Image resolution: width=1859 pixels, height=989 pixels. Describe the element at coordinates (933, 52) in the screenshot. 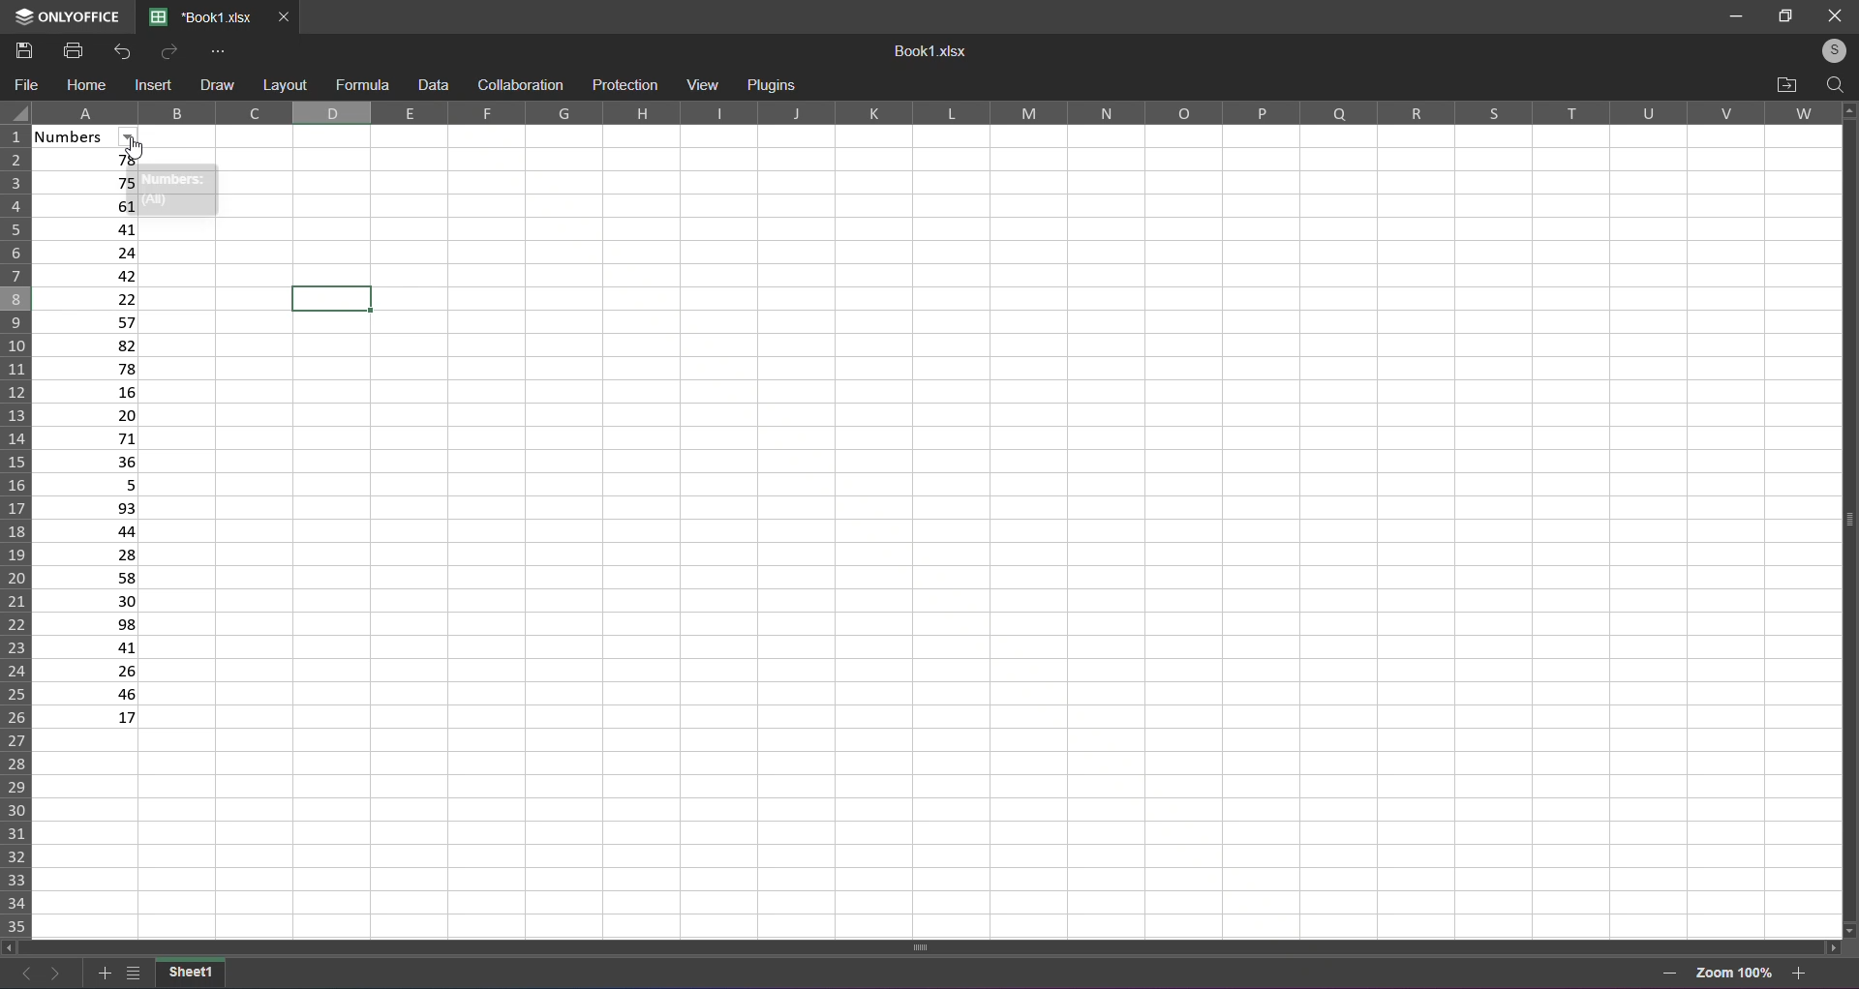

I see `Book1.xlsx` at that location.